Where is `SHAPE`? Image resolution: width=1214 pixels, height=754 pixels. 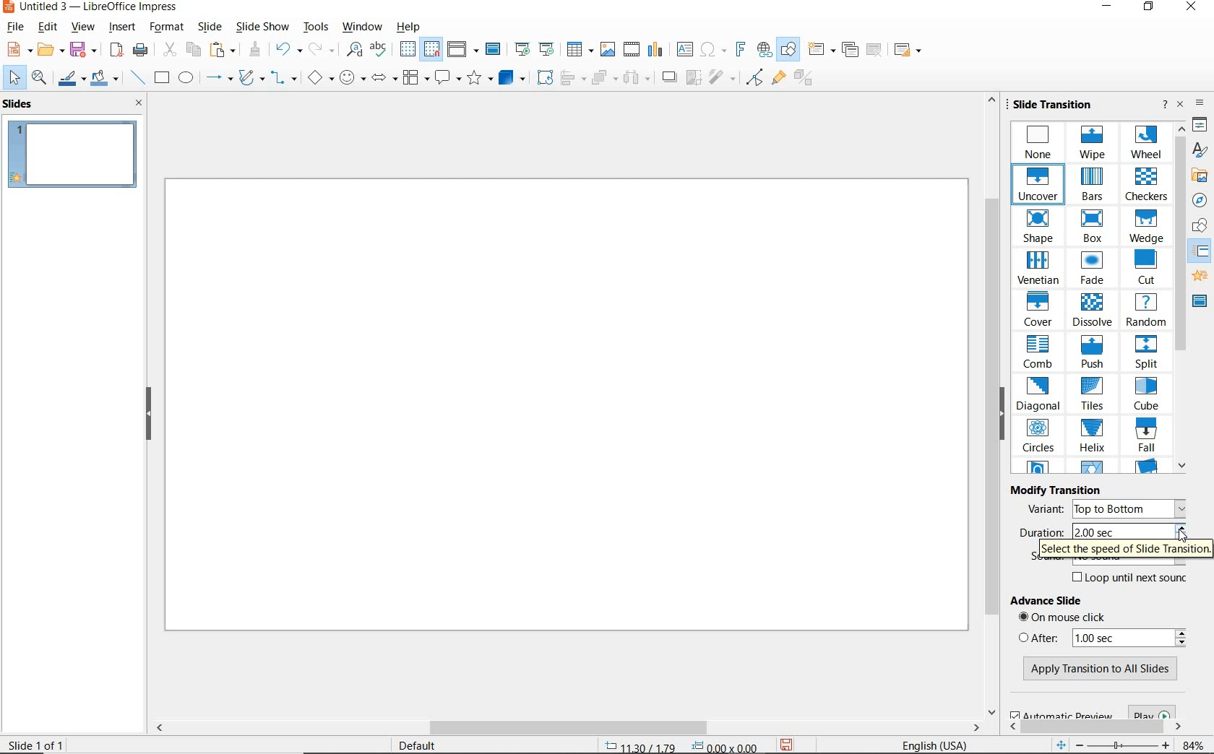 SHAPE is located at coordinates (1038, 227).